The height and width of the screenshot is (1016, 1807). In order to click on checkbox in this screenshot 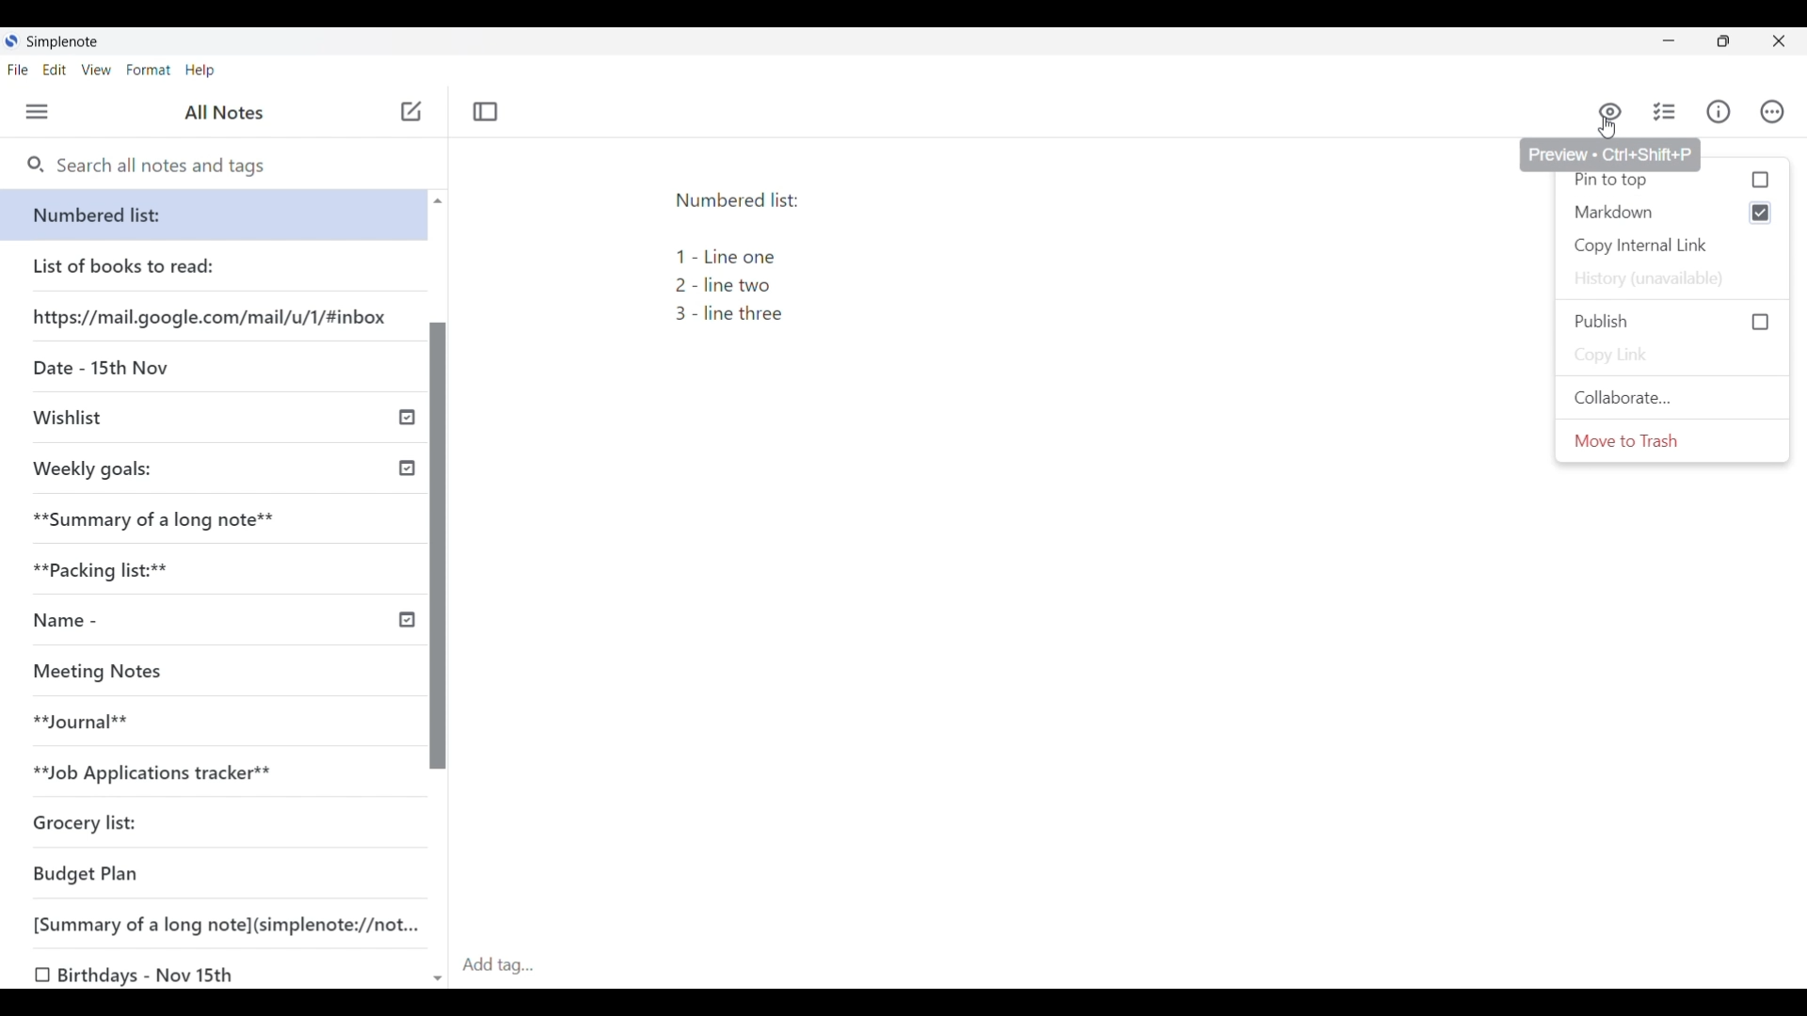, I will do `click(1757, 179)`.